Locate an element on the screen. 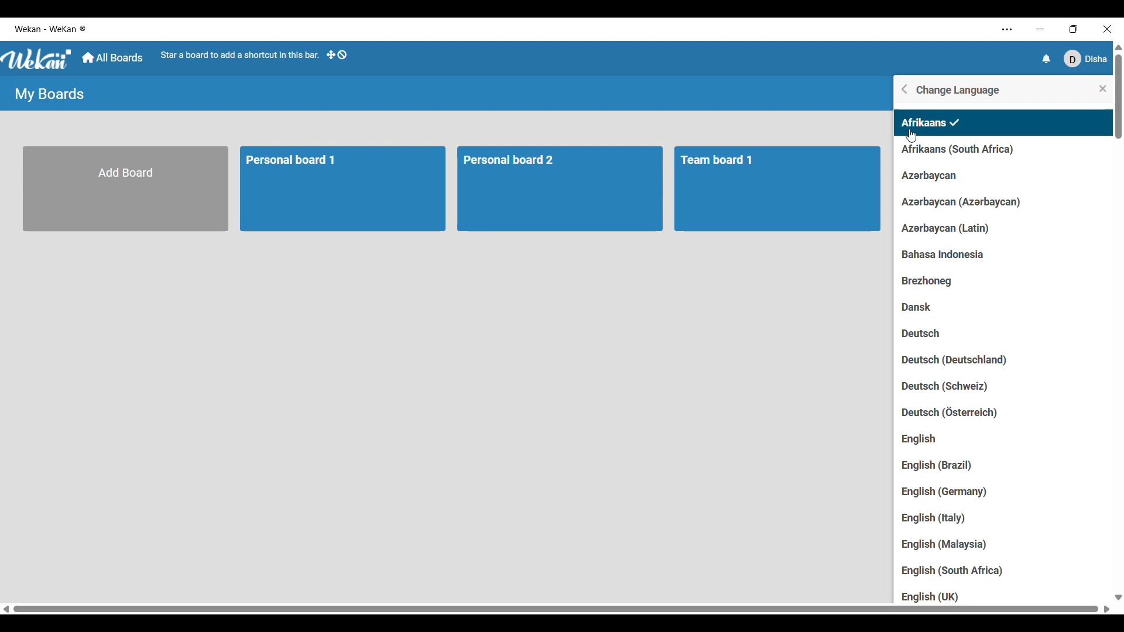 The height and width of the screenshot is (632, 1124). English (Brazil) is located at coordinates (947, 466).